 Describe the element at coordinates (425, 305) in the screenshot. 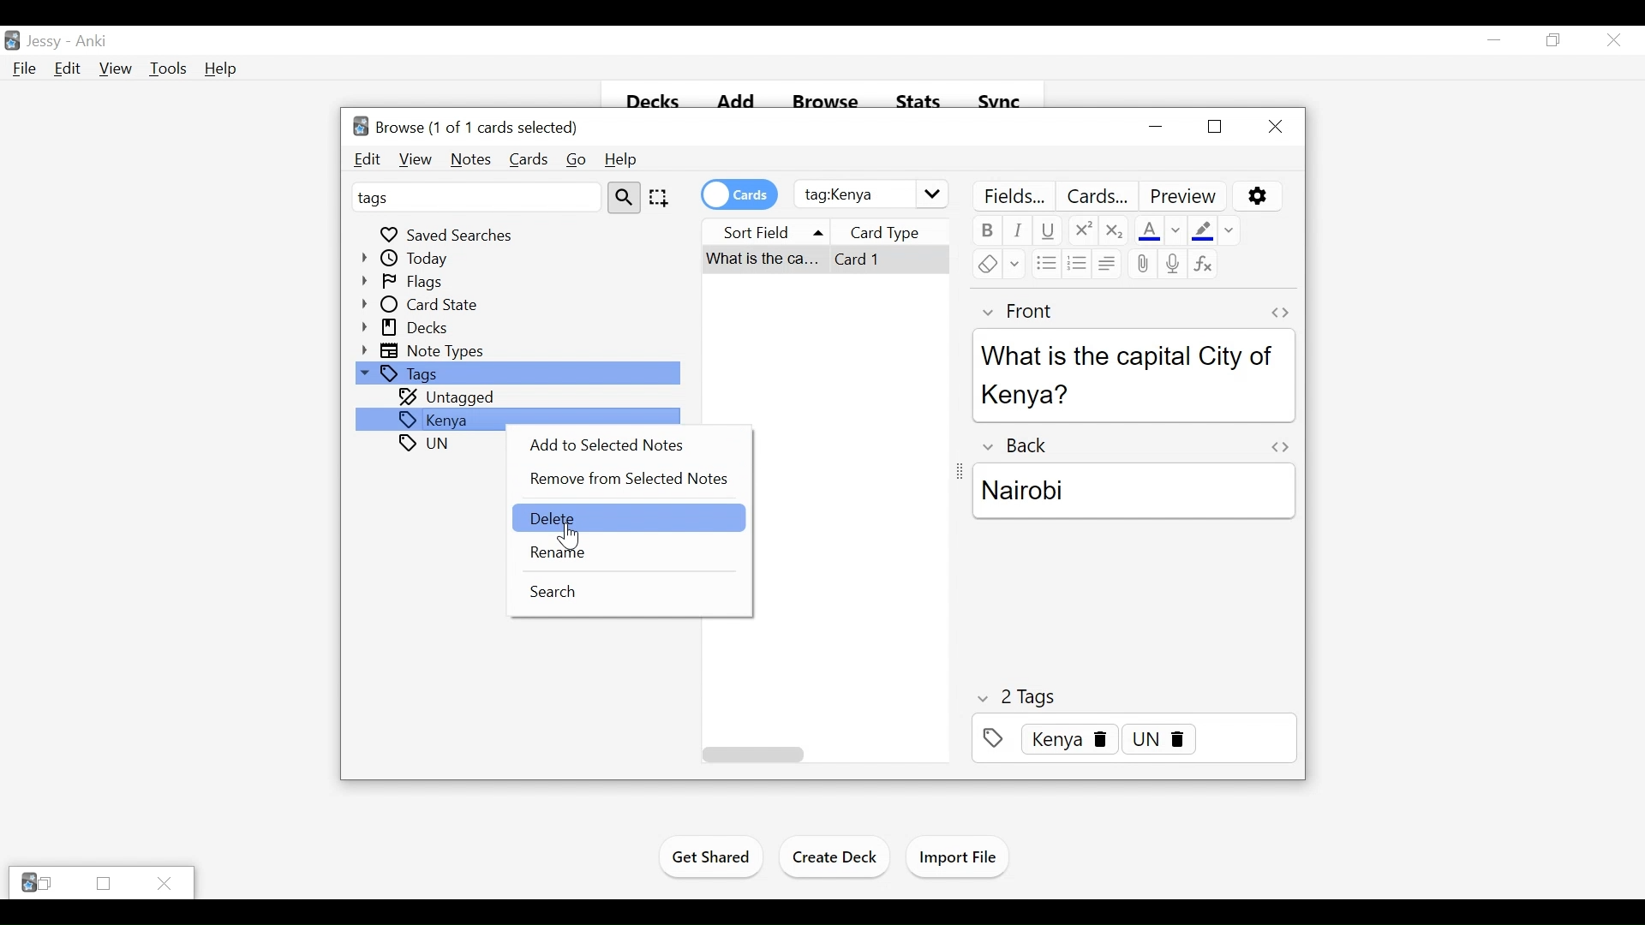

I see `Card State` at that location.